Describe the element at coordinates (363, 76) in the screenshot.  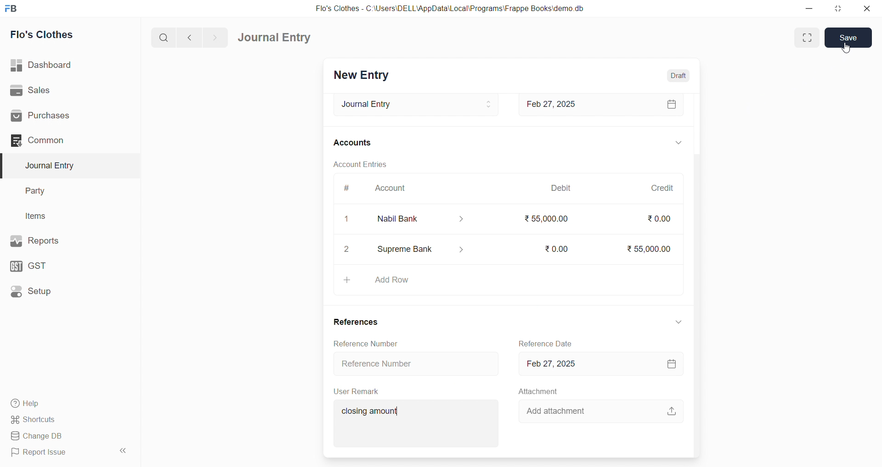
I see `New Entry` at that location.